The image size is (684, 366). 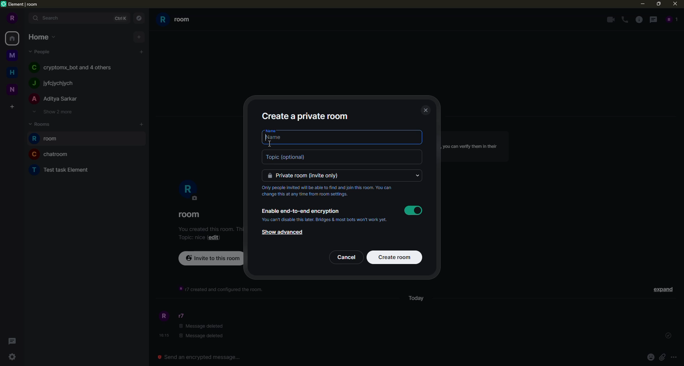 I want to click on profile, so click(x=13, y=18).